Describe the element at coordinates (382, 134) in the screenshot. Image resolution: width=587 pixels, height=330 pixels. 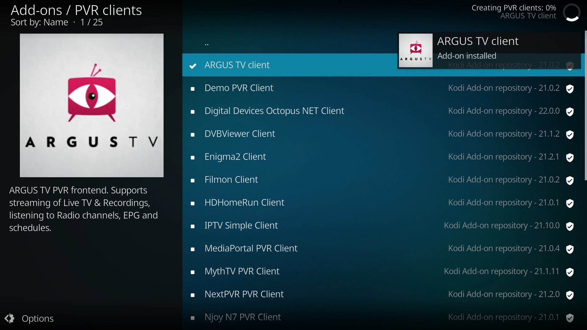
I see `DVBViewer Client Kodi Add-on repository - 21.1.2` at that location.